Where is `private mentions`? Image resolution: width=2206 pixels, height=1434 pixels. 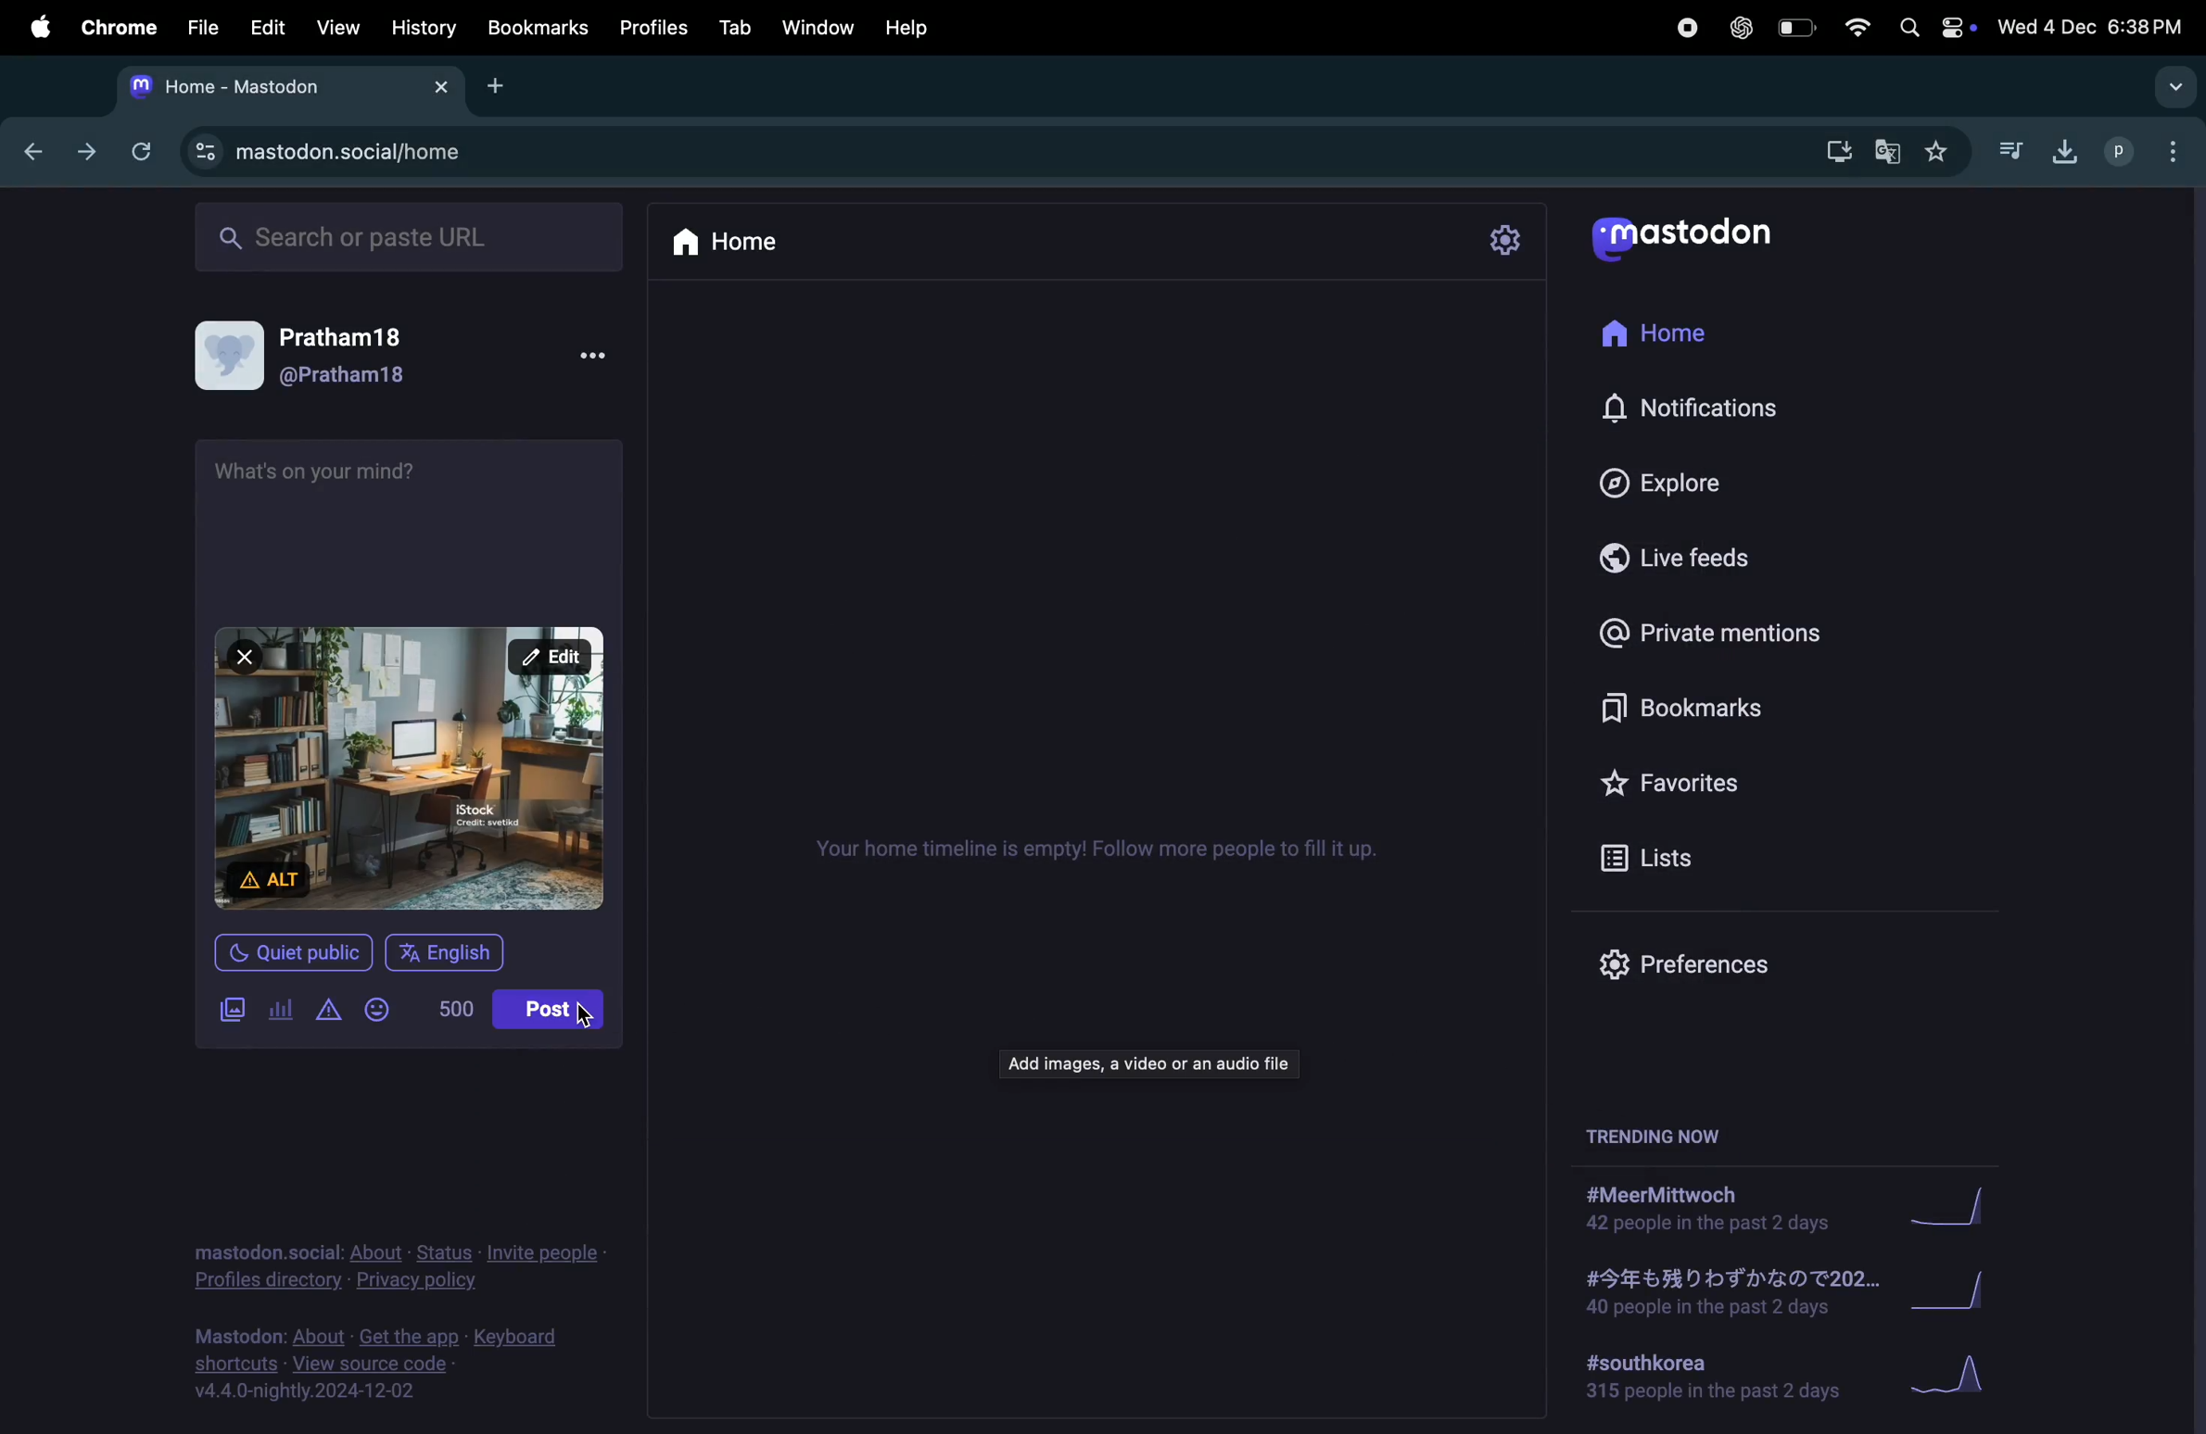
private mentions is located at coordinates (1713, 638).